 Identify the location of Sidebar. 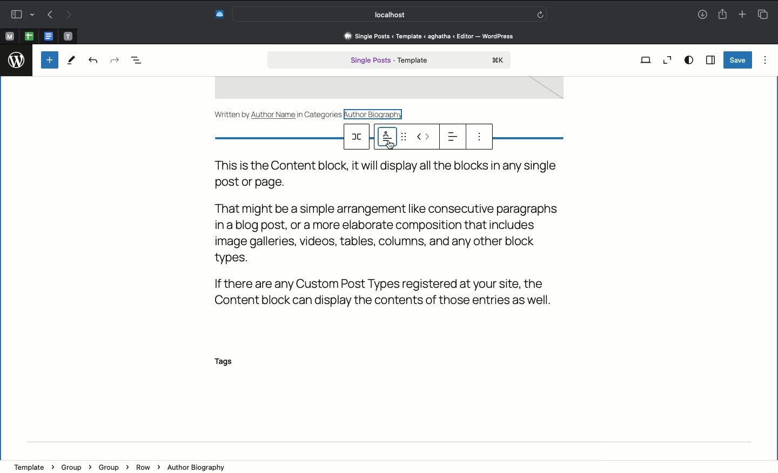
(20, 15).